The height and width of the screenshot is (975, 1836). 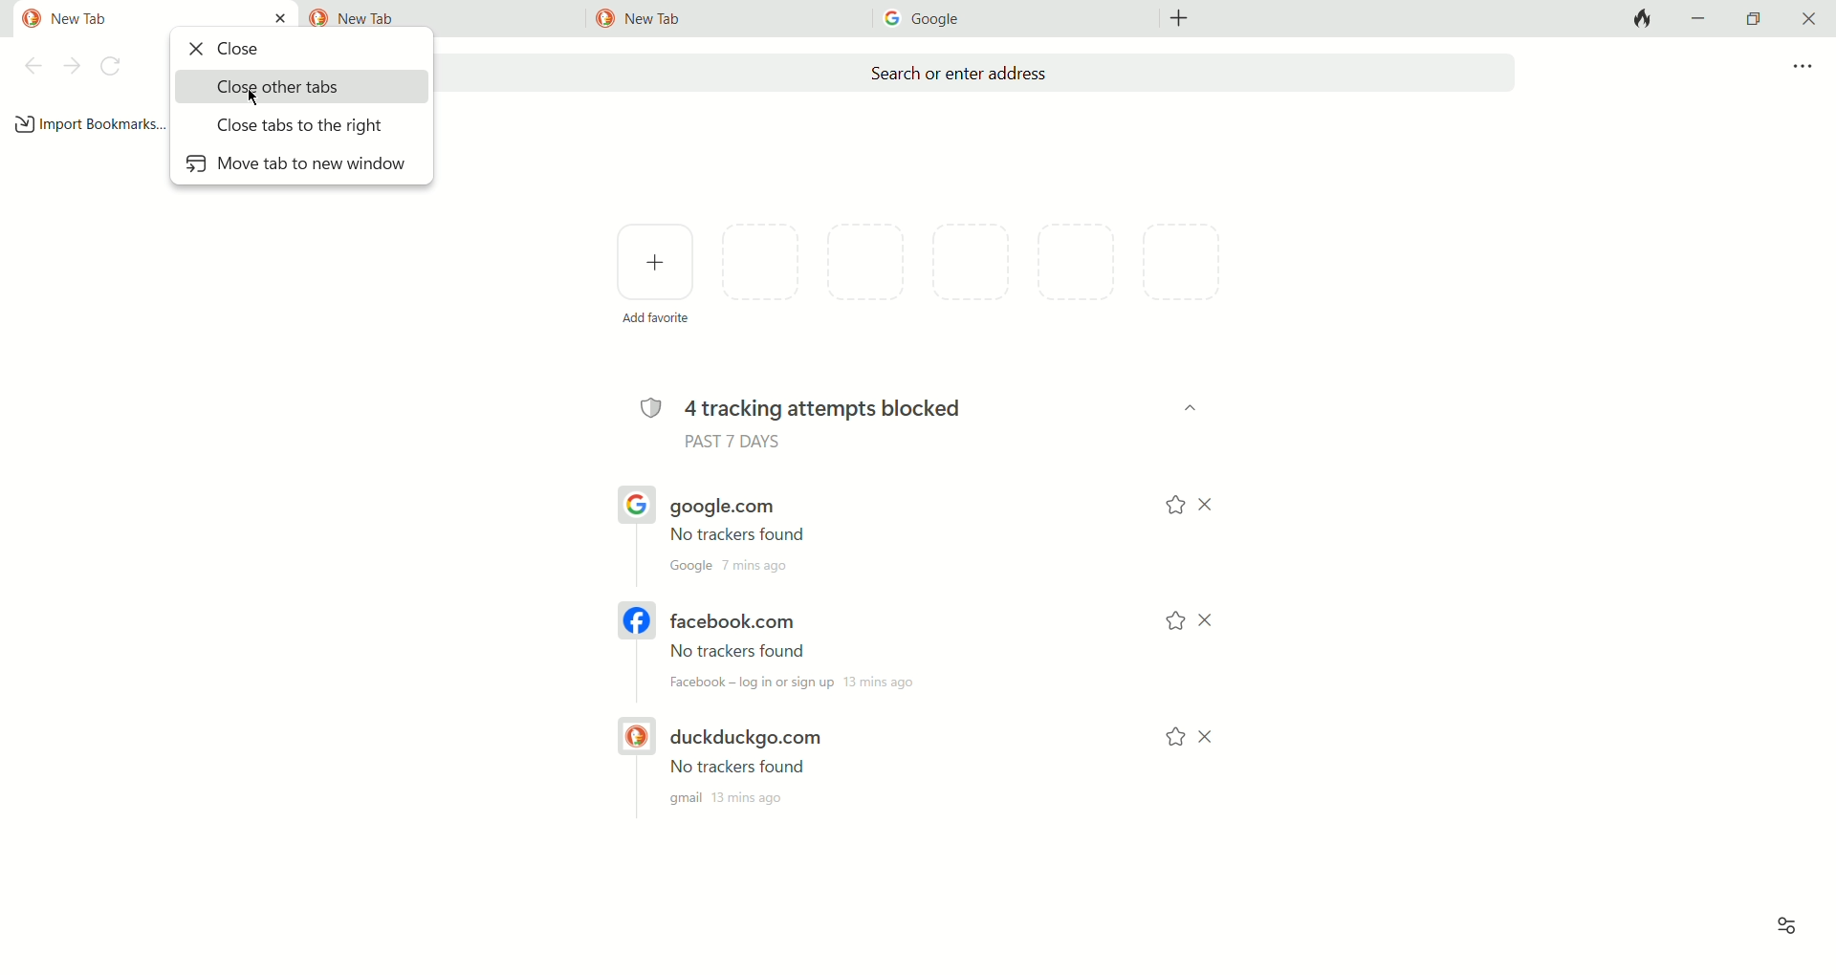 What do you see at coordinates (719, 17) in the screenshot?
I see `tab3` at bounding box center [719, 17].